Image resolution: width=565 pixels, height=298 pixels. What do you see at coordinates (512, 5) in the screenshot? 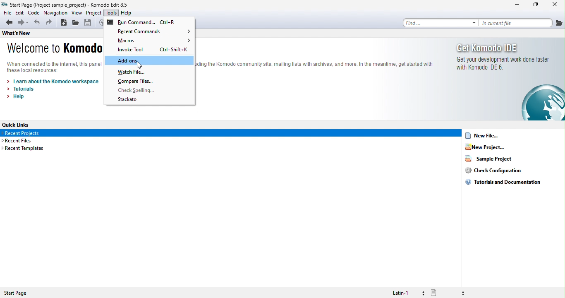
I see `minimize` at bounding box center [512, 5].